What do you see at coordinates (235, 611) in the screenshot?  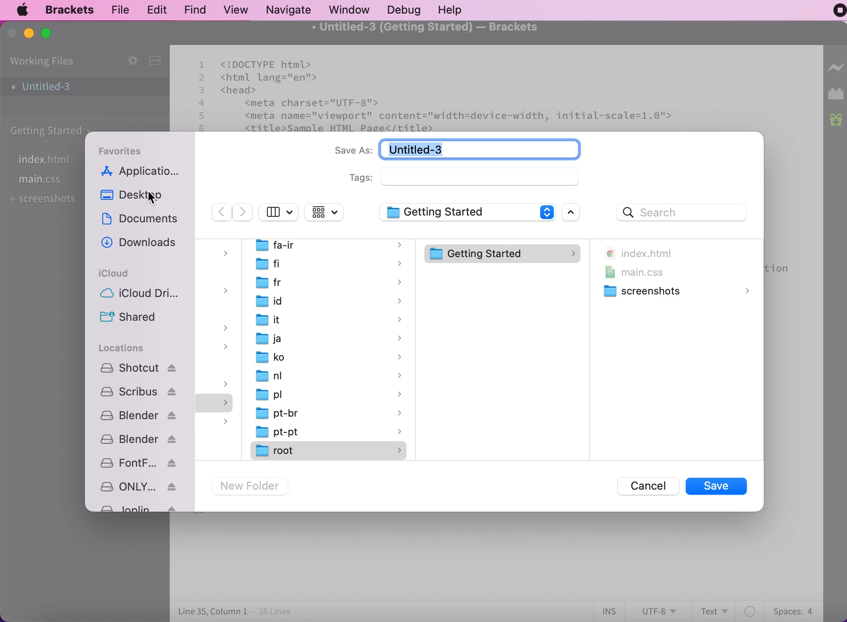 I see `line 35, column 1 - 35 lines` at bounding box center [235, 611].